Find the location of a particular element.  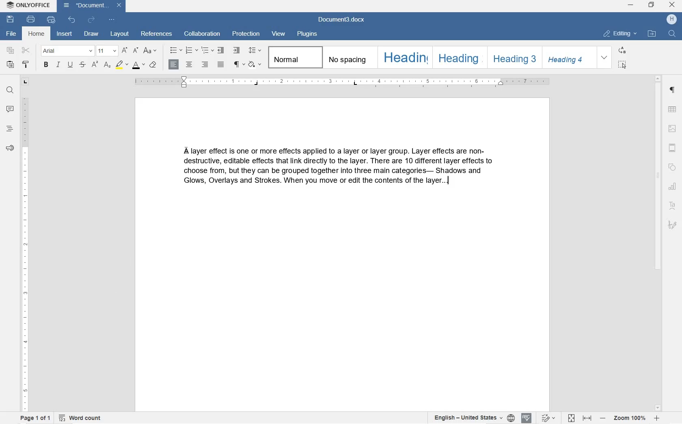

EDITING is located at coordinates (622, 34).